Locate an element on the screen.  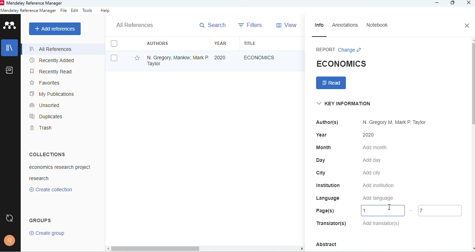
add city is located at coordinates (372, 173).